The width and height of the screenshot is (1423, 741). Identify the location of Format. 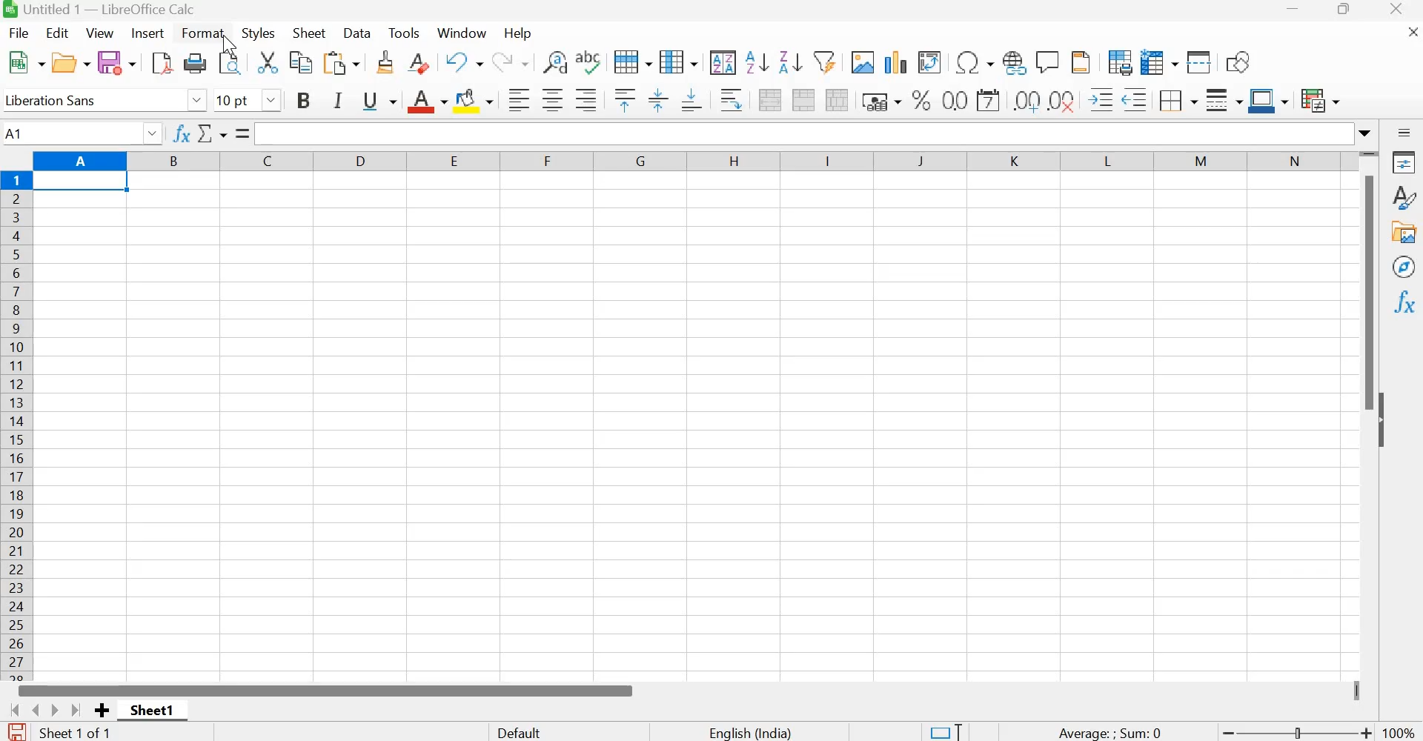
(205, 32).